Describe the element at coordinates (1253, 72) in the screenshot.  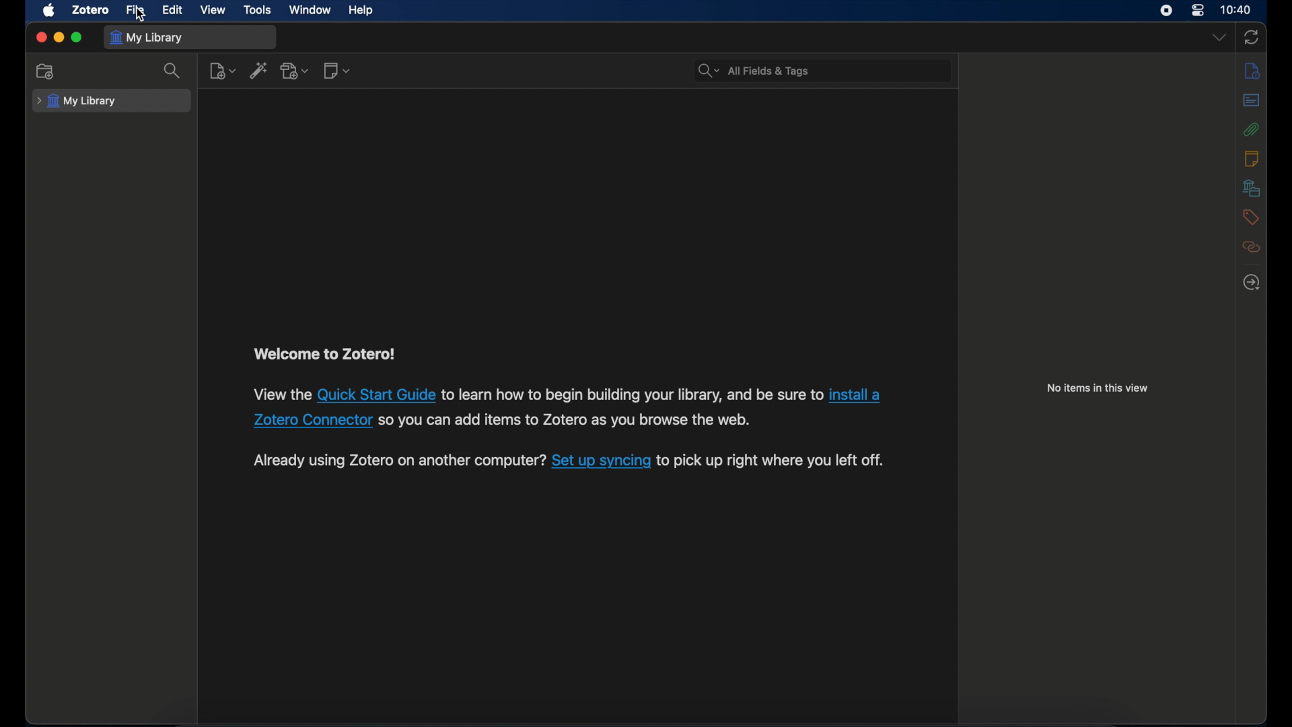
I see `info` at that location.